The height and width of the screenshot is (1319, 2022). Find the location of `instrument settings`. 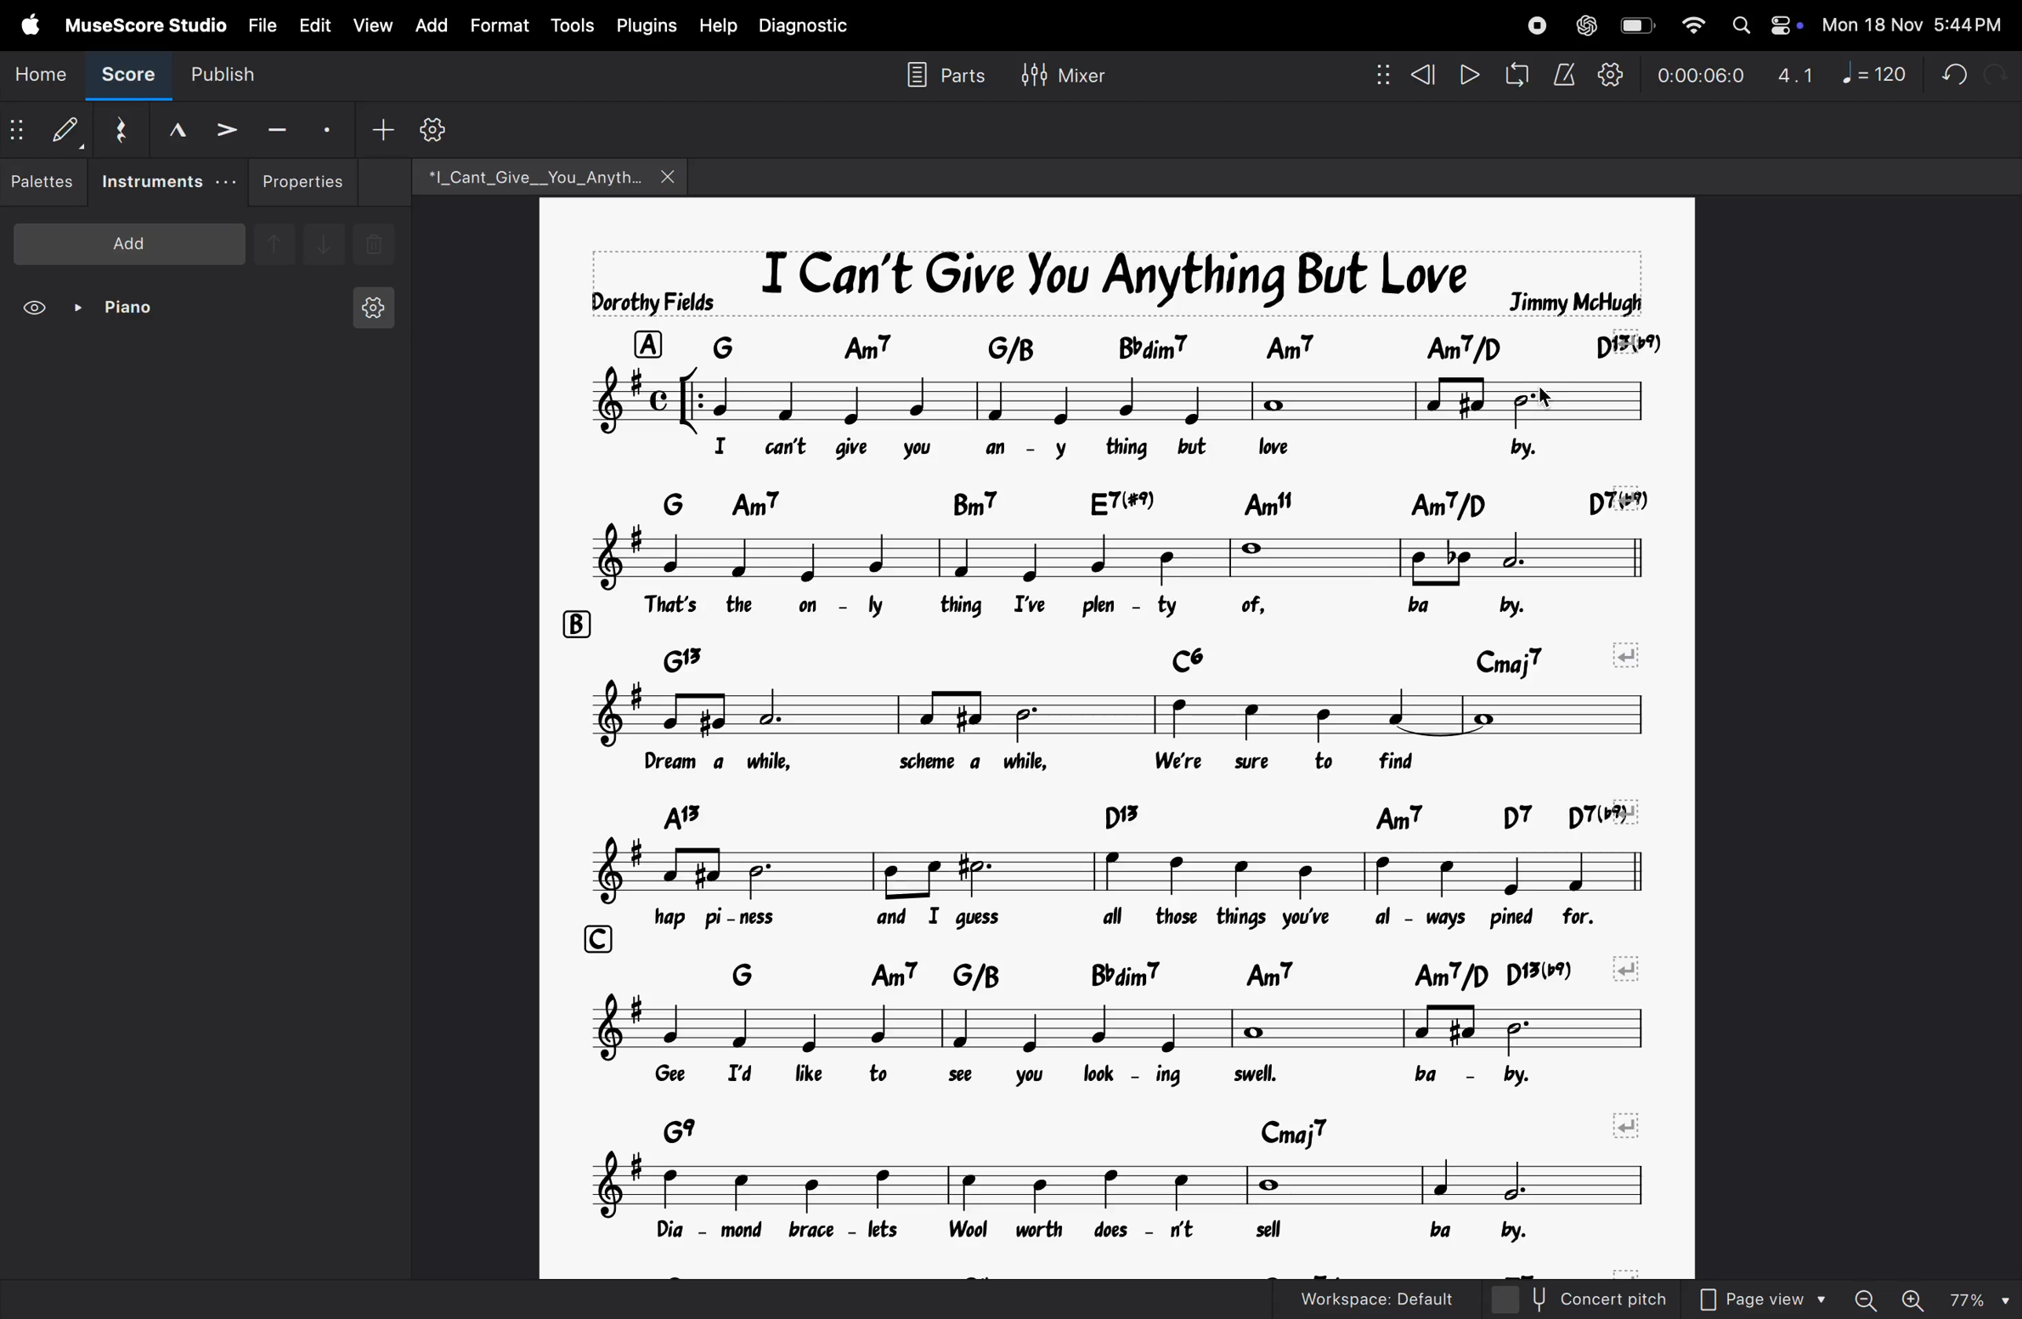

instrument settings is located at coordinates (370, 304).